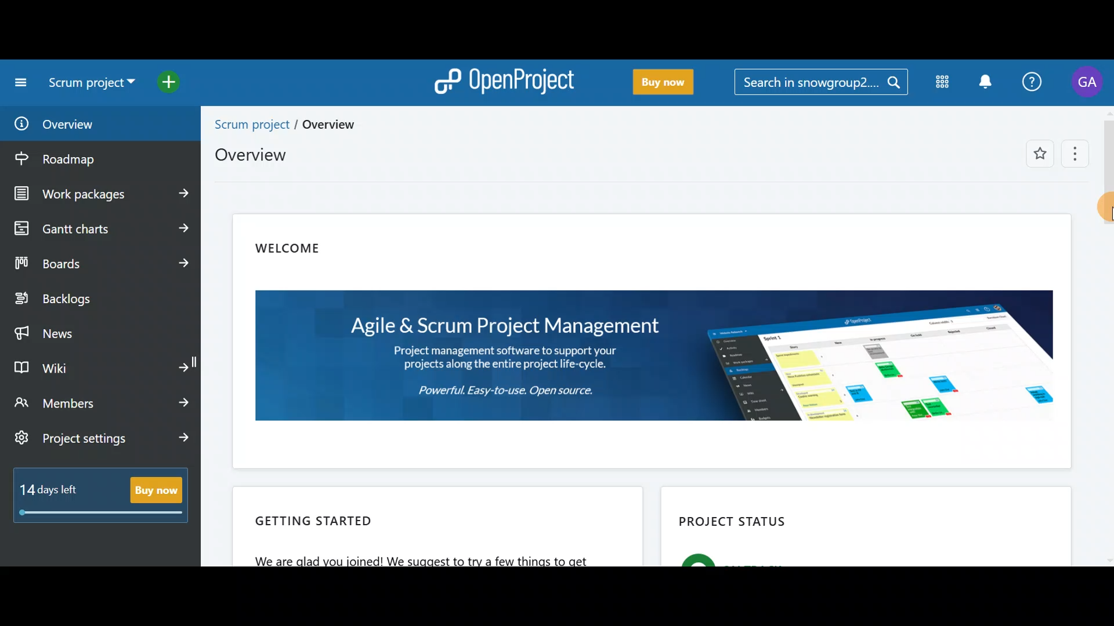  I want to click on OpenProject, so click(508, 80).